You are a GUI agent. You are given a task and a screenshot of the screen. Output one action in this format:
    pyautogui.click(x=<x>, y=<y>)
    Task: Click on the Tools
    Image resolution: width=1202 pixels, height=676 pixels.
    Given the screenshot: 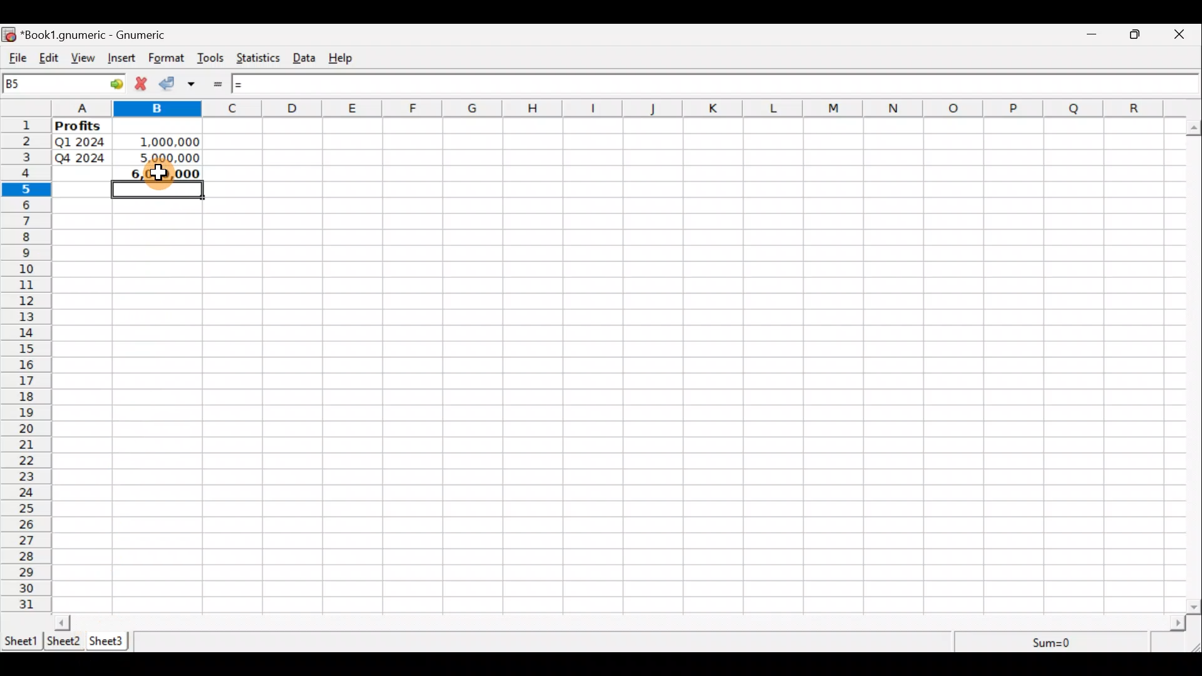 What is the action you would take?
    pyautogui.click(x=211, y=59)
    